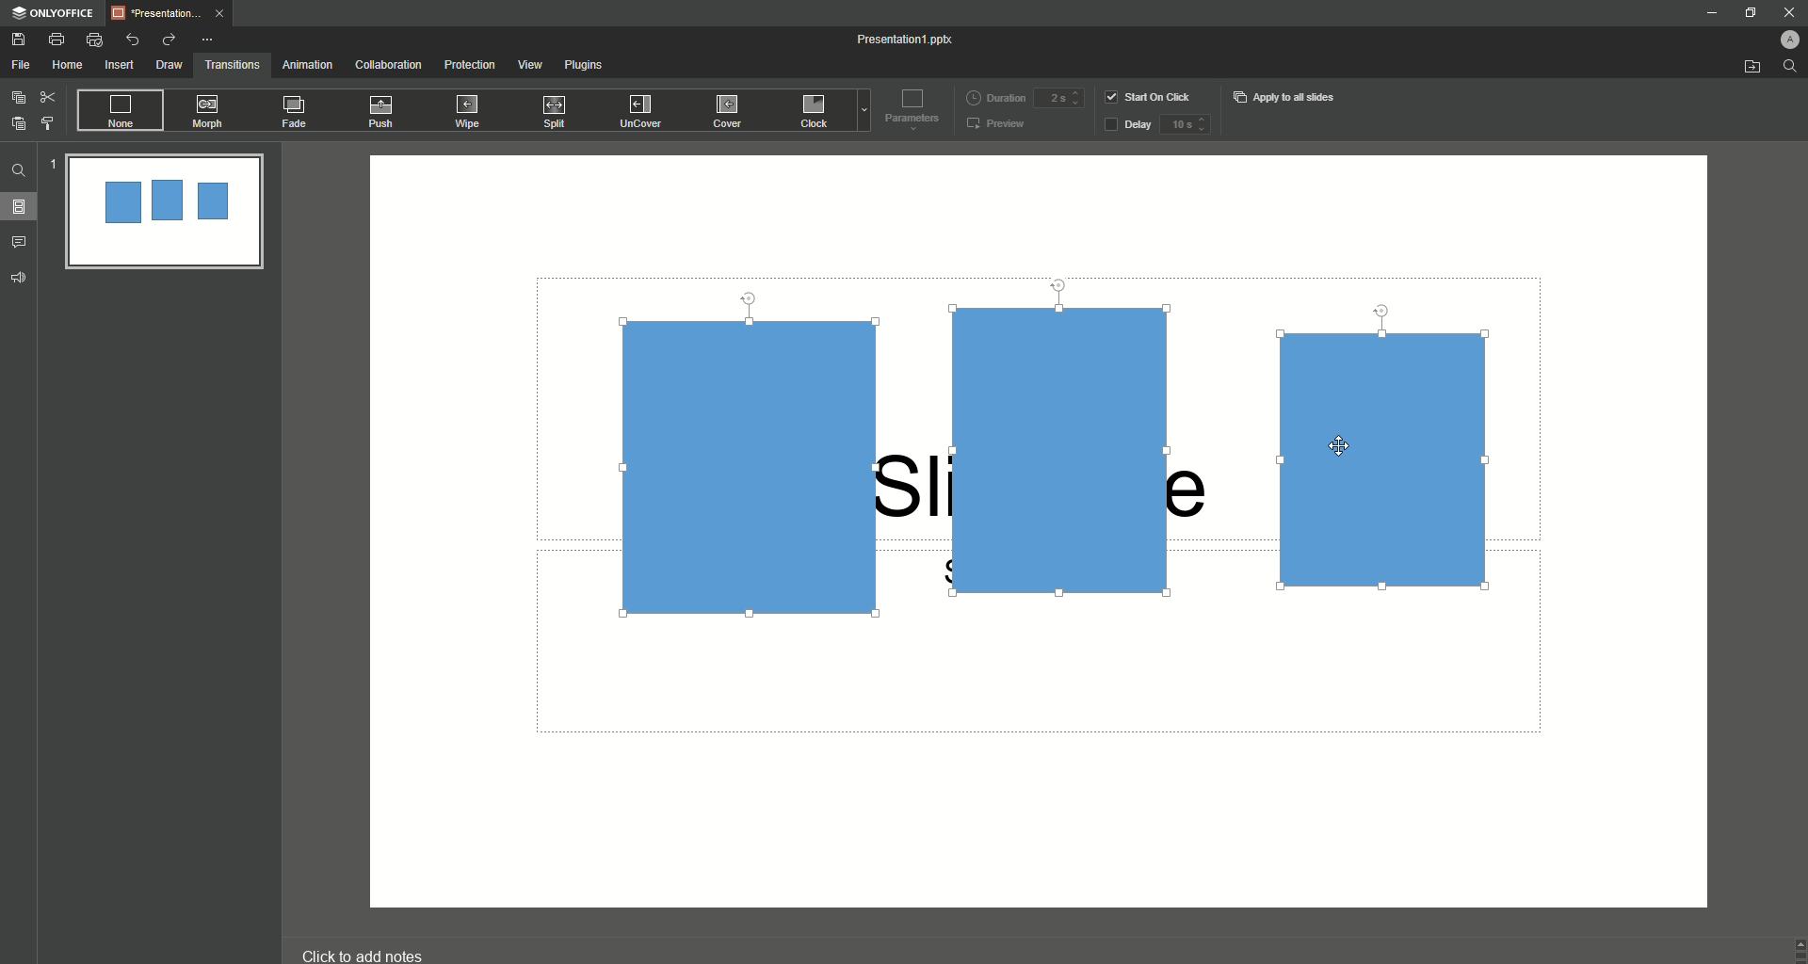 The image size is (1808, 964). Describe the element at coordinates (296, 115) in the screenshot. I see `Fade` at that location.